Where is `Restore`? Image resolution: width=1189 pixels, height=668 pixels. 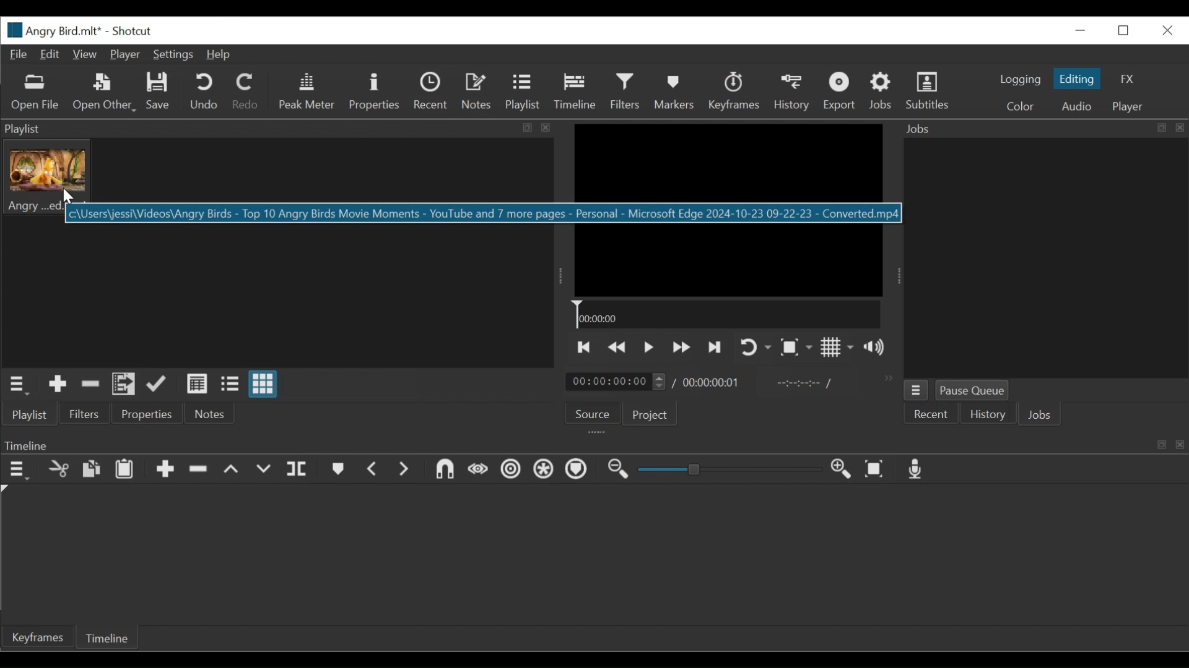
Restore is located at coordinates (1124, 31).